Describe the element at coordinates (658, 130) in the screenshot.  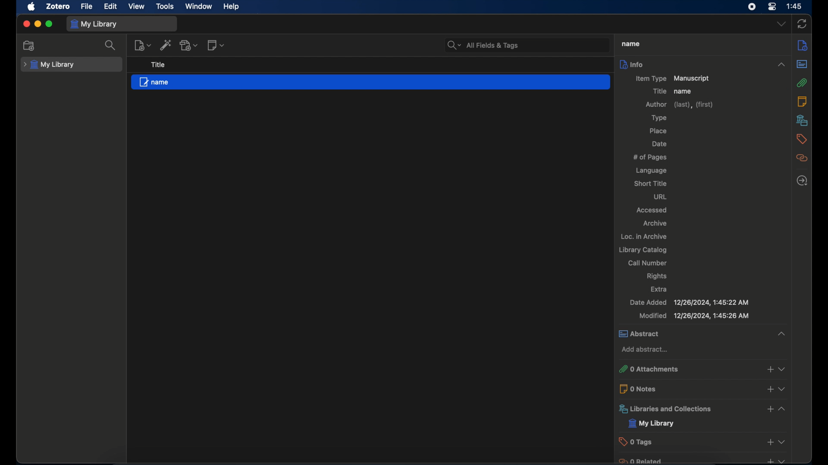
I see `place` at that location.